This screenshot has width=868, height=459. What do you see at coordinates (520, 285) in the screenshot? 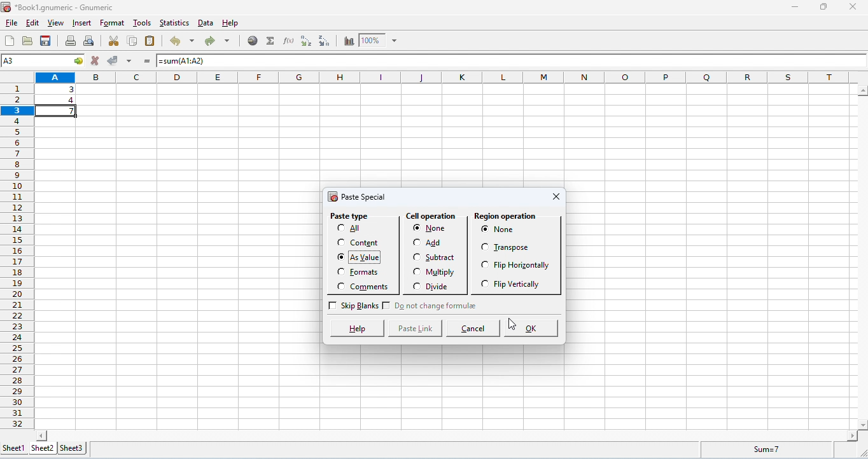
I see `flip vertically` at bounding box center [520, 285].